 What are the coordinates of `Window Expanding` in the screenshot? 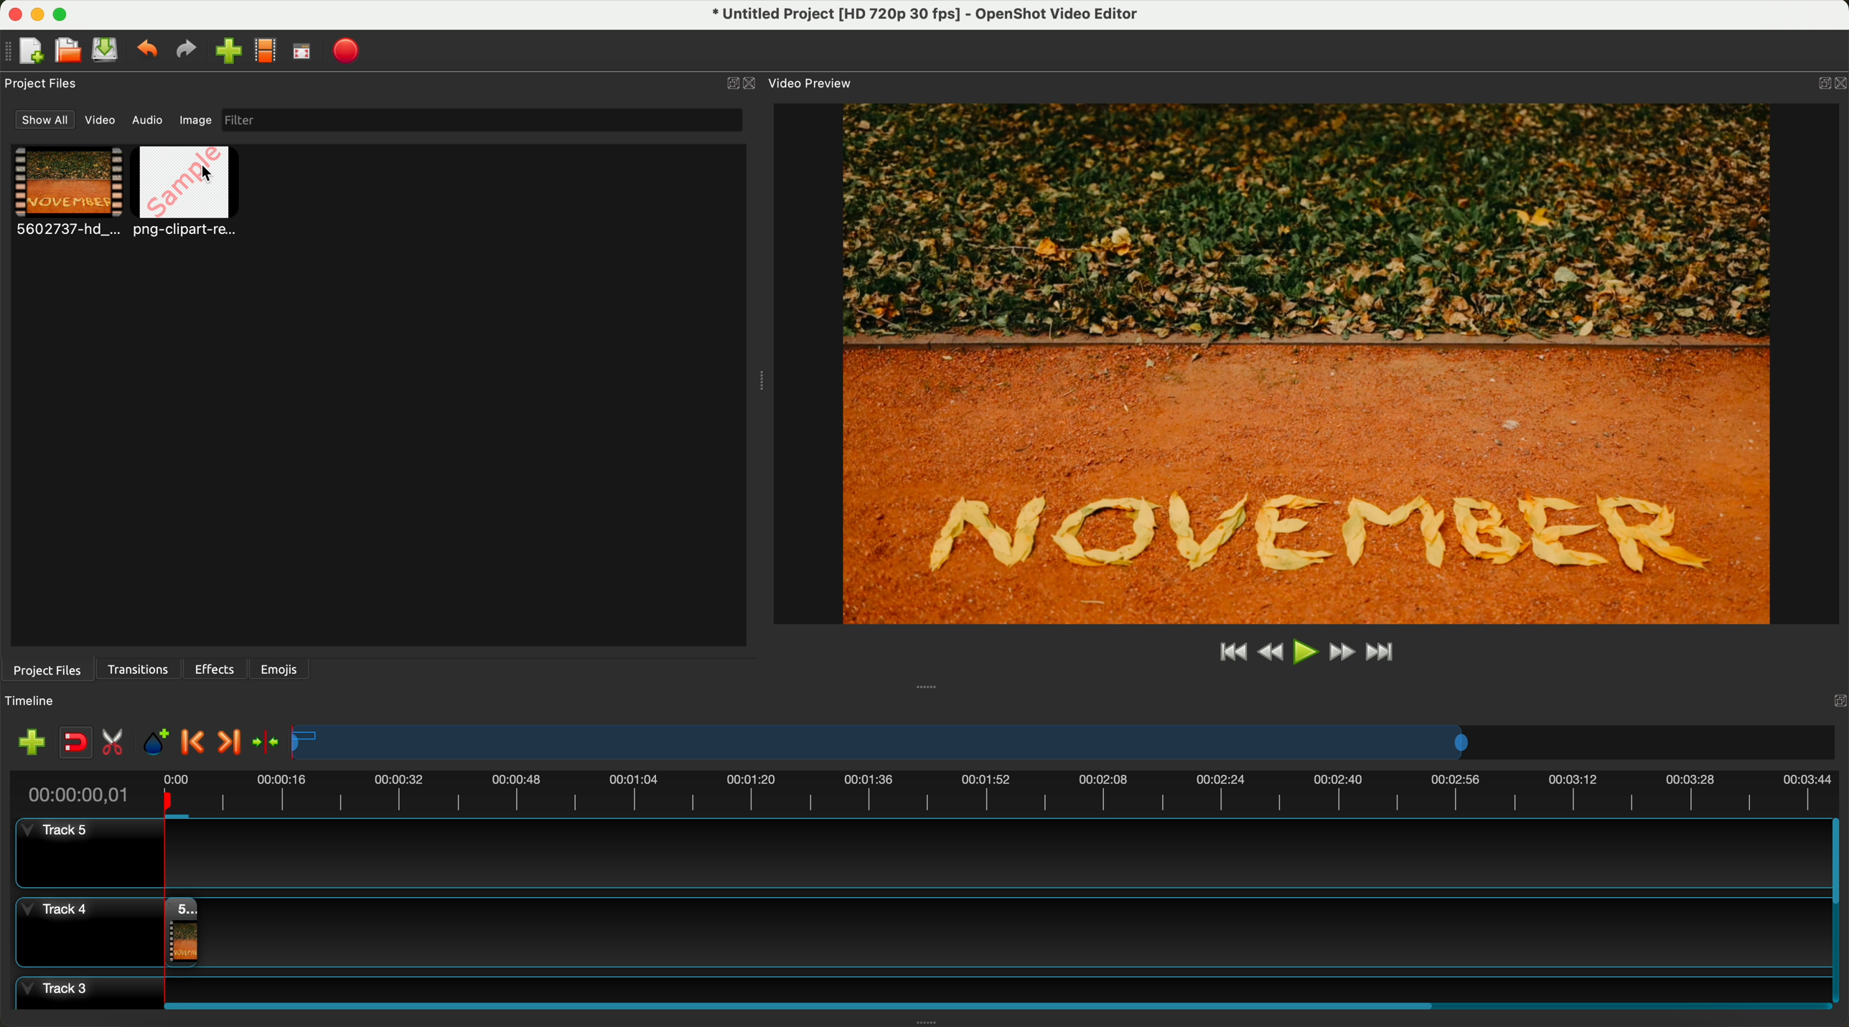 It's located at (758, 383).